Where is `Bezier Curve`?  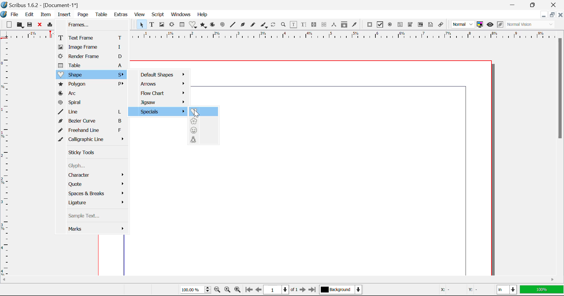
Bezier Curve is located at coordinates (243, 25).